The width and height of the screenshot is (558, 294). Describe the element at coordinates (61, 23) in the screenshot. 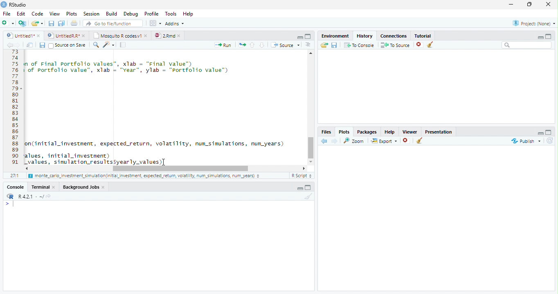

I see `Save all open files` at that location.